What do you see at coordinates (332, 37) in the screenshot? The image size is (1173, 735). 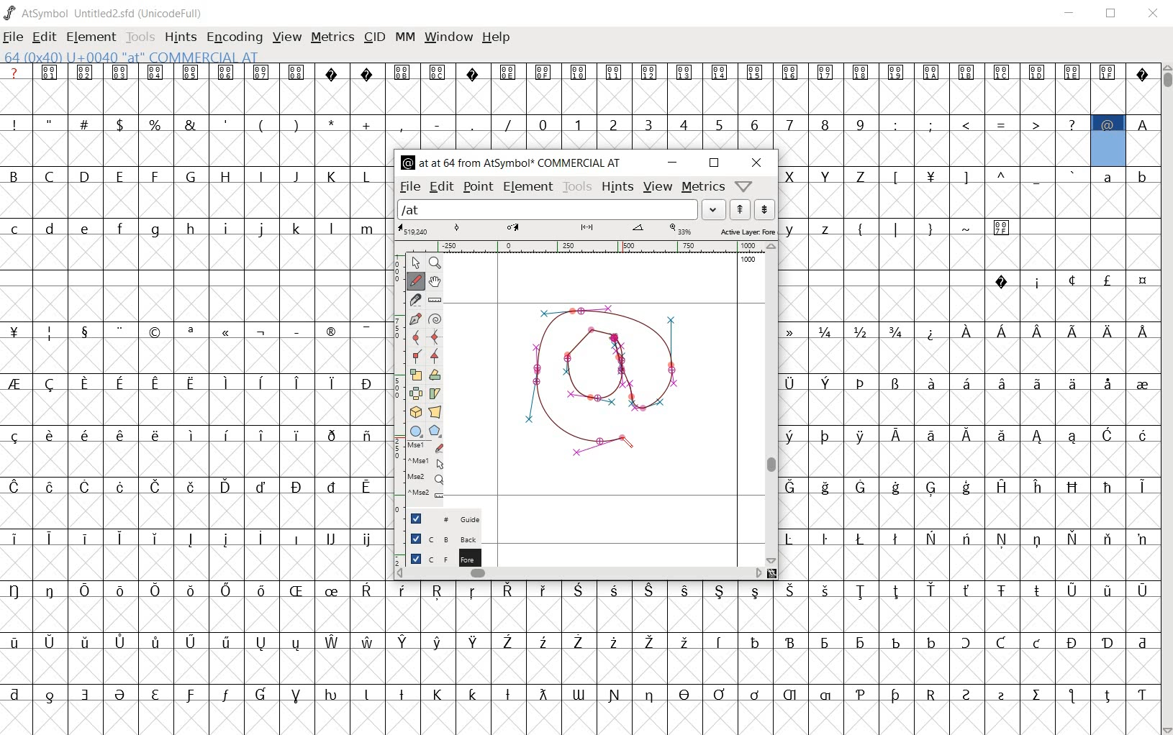 I see `METRICS` at bounding box center [332, 37].